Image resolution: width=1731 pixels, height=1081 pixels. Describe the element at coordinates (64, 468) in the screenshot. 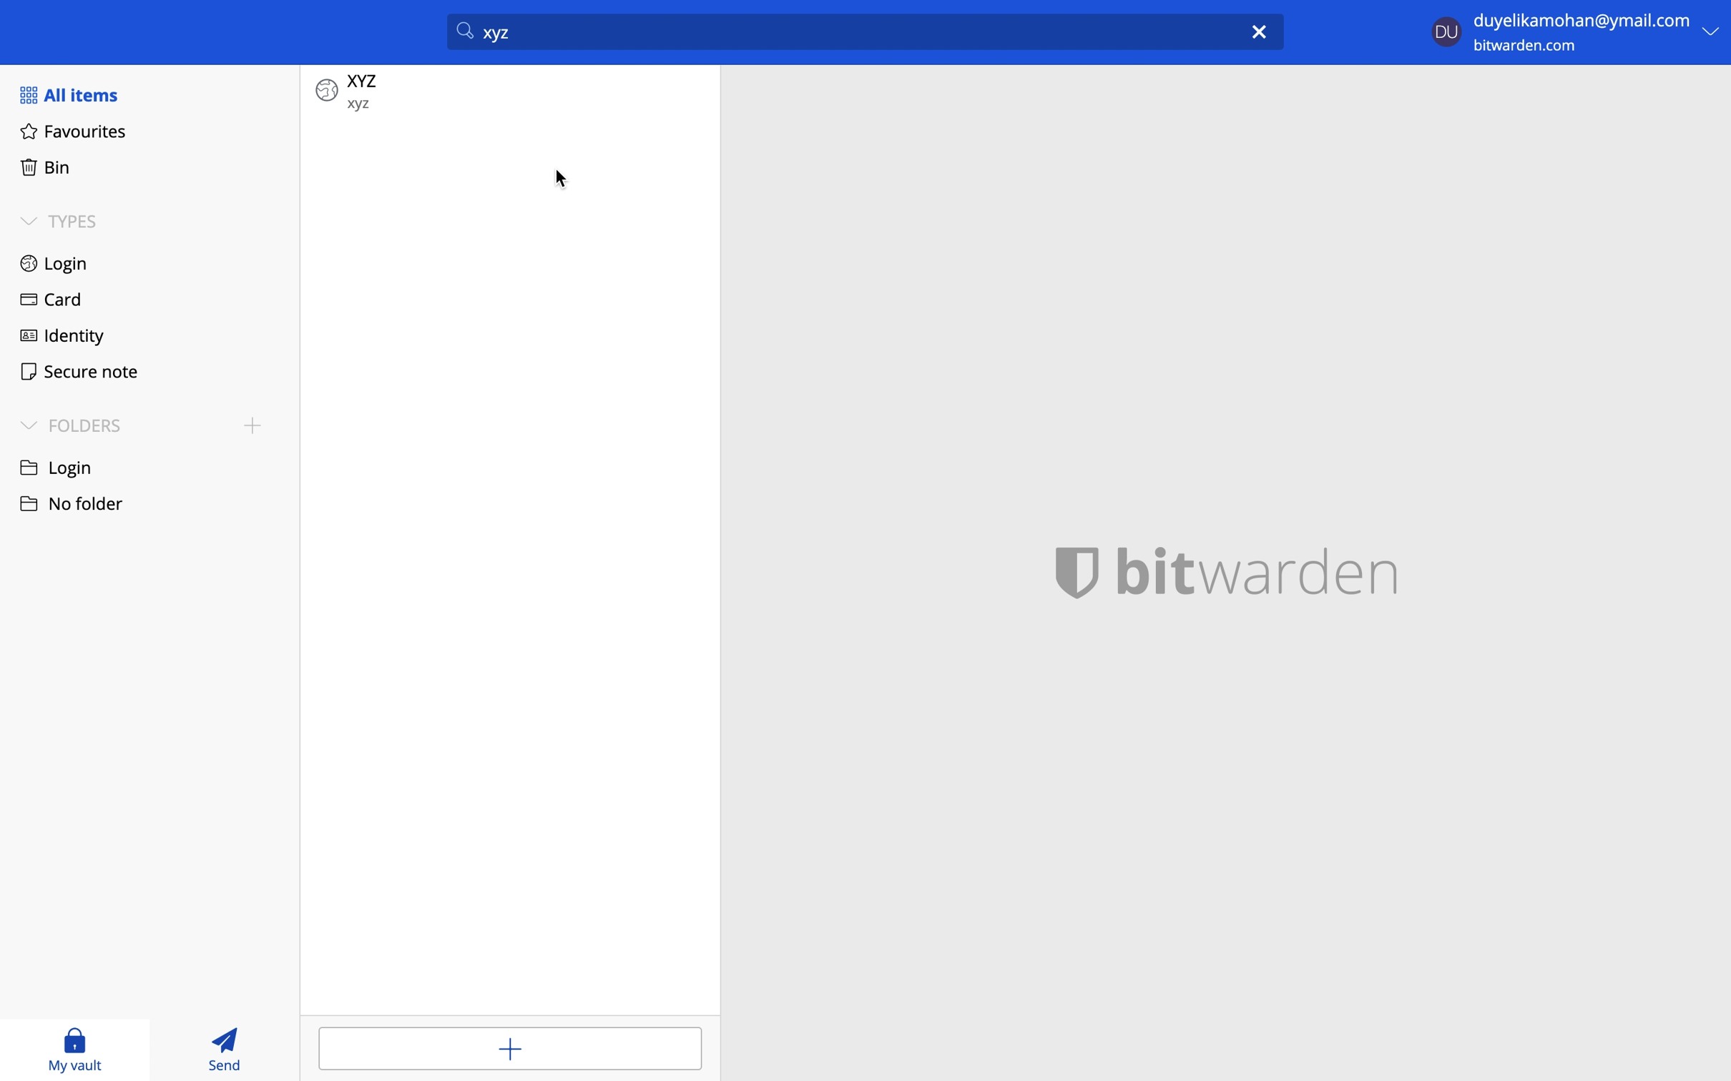

I see `login` at that location.